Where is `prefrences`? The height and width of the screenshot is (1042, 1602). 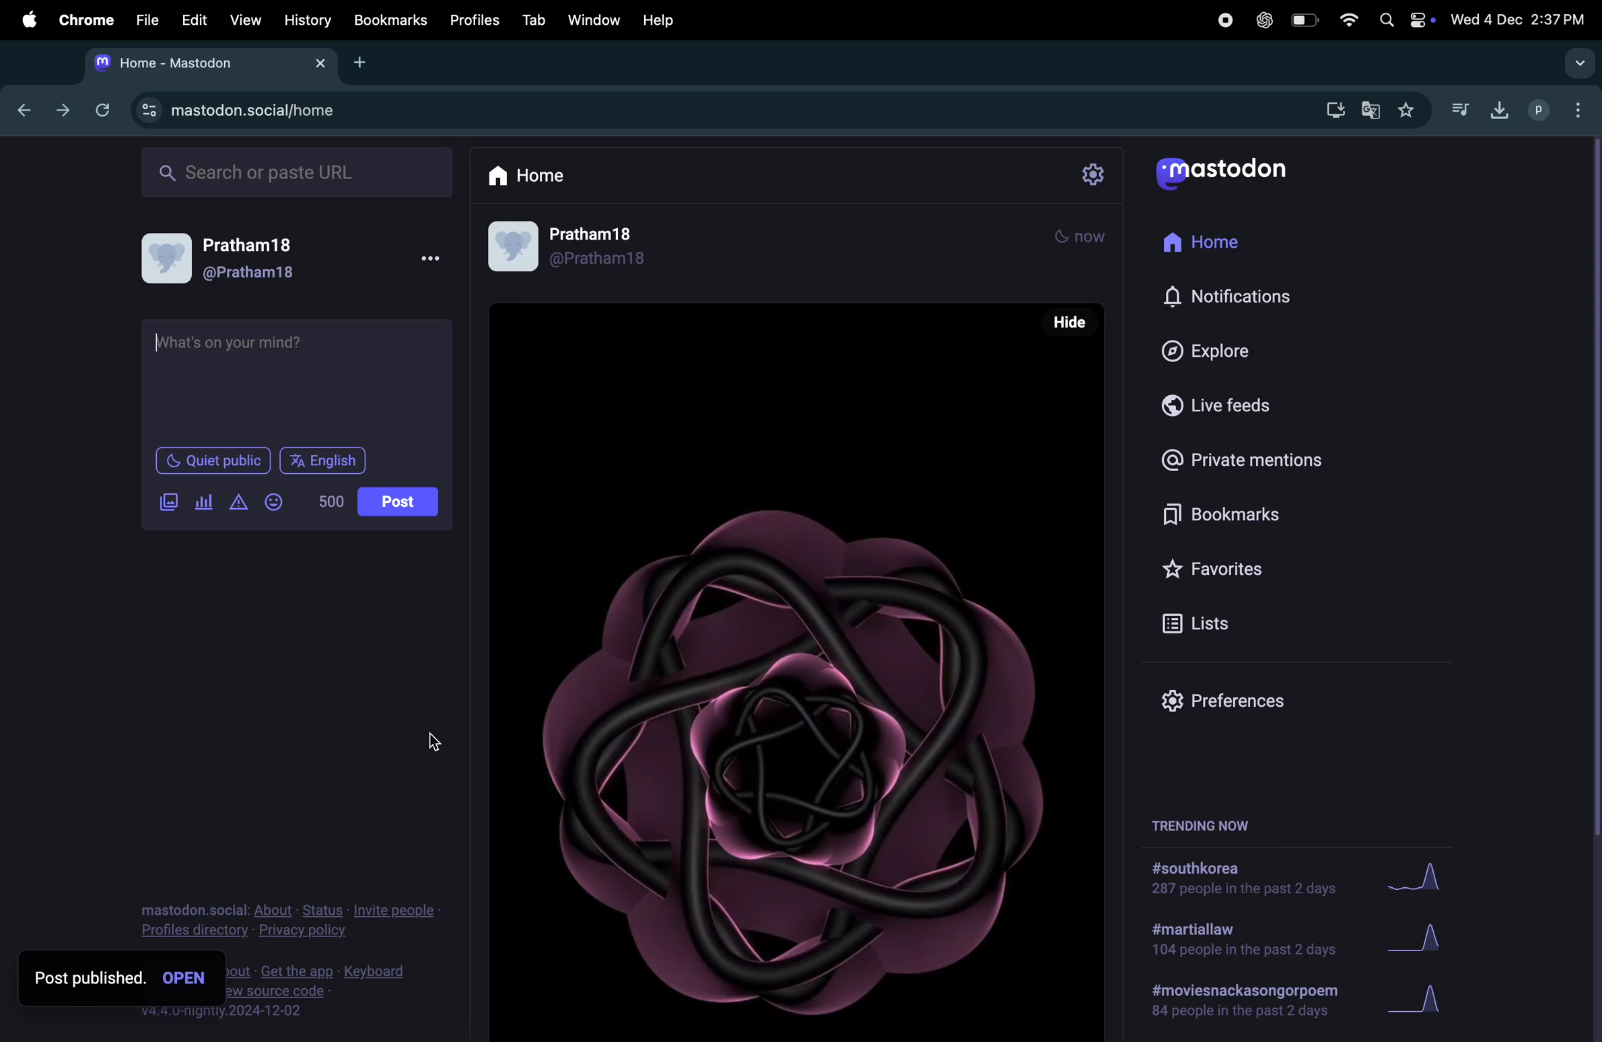
prefrences is located at coordinates (1228, 699).